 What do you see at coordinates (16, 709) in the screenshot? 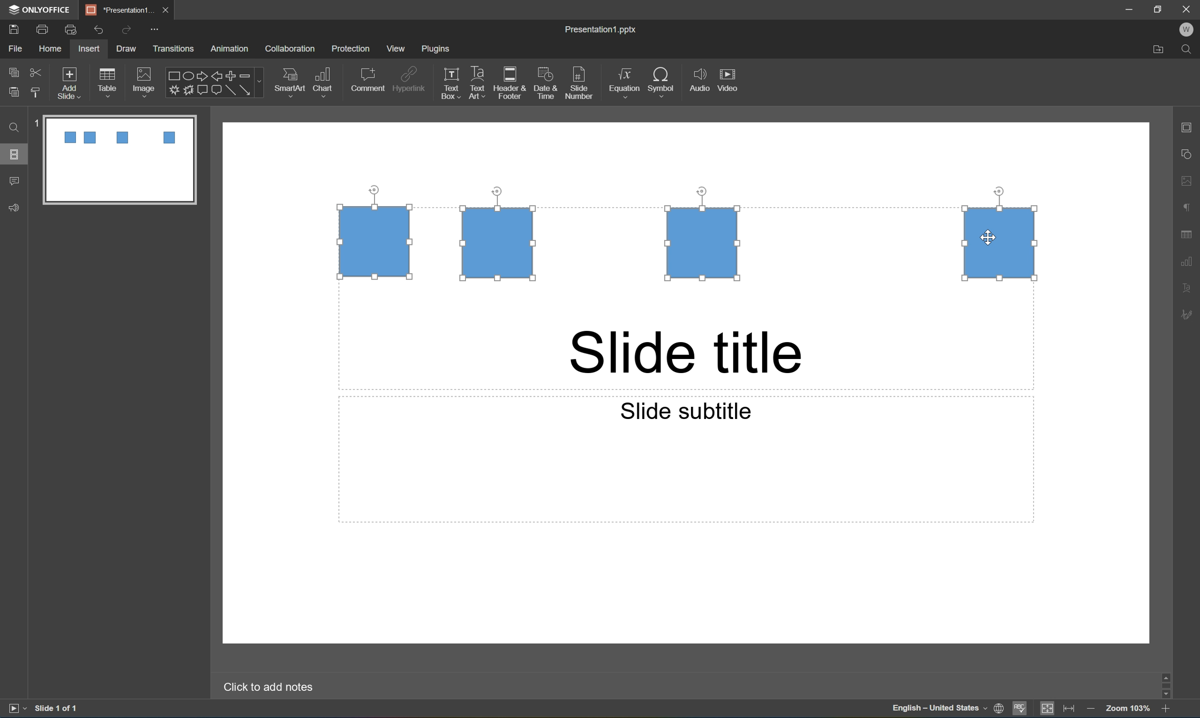
I see `start slideshow` at bounding box center [16, 709].